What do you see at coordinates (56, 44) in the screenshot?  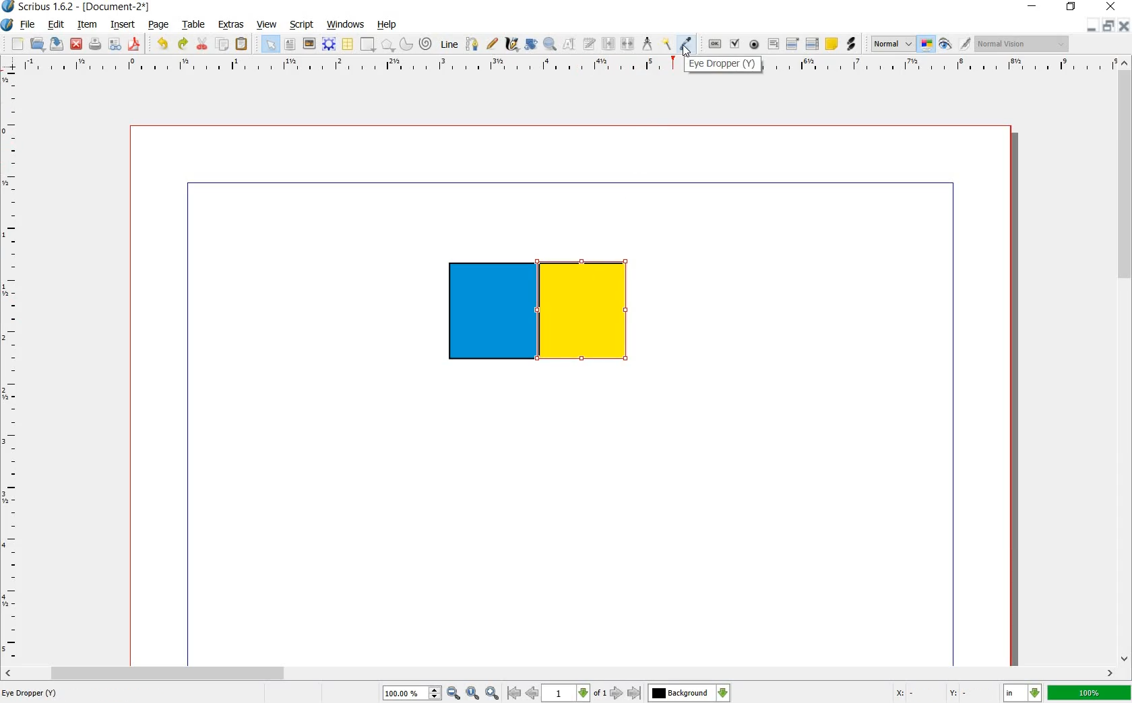 I see `save` at bounding box center [56, 44].